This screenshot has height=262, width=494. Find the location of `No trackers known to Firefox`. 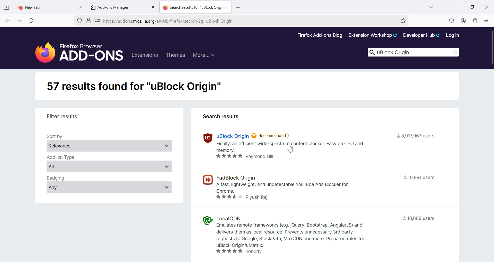

No trackers known to Firefox is located at coordinates (79, 21).